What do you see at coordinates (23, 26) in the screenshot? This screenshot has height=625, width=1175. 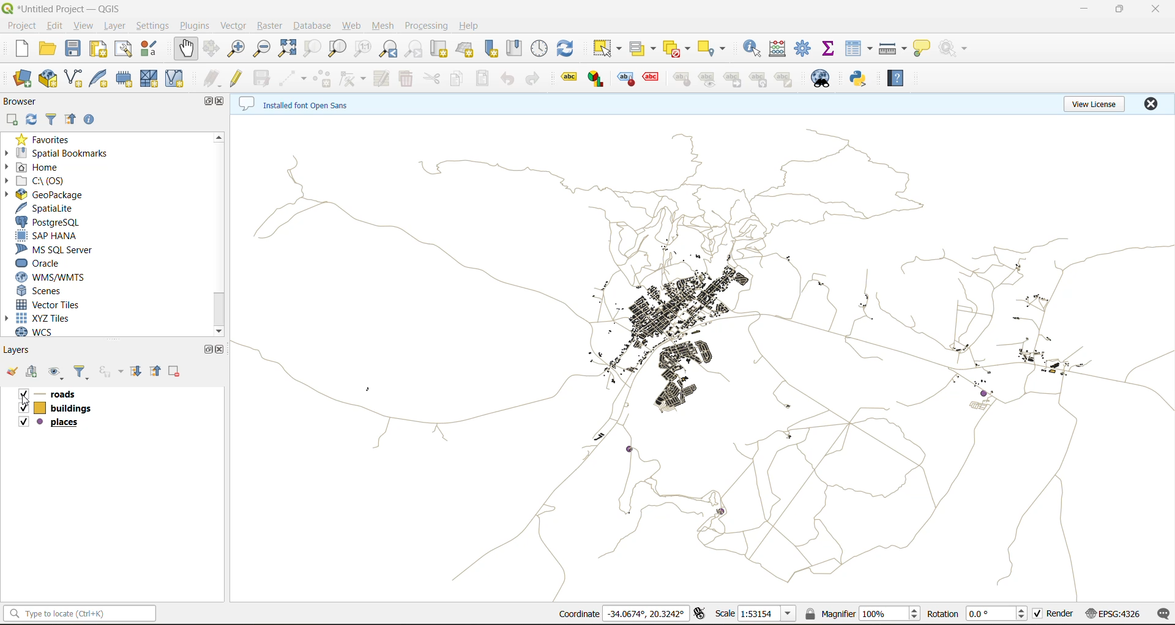 I see `project` at bounding box center [23, 26].